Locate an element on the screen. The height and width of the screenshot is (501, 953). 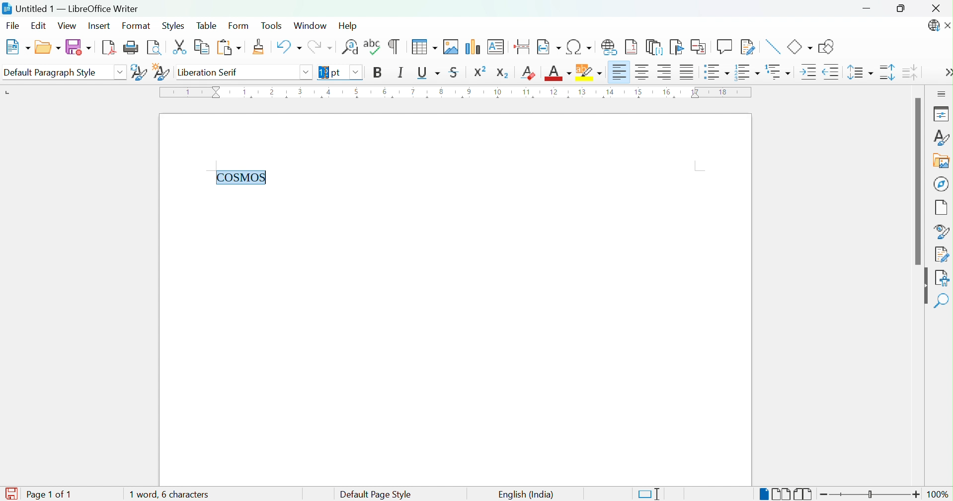
Insert is located at coordinates (101, 27).